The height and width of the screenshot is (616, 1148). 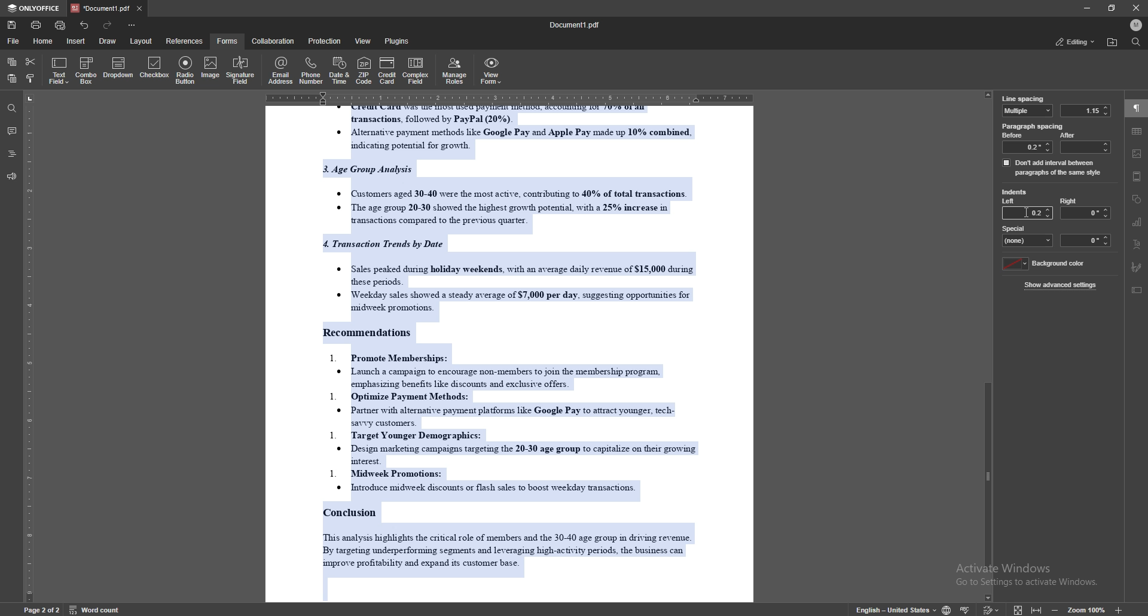 I want to click on find, so click(x=12, y=109).